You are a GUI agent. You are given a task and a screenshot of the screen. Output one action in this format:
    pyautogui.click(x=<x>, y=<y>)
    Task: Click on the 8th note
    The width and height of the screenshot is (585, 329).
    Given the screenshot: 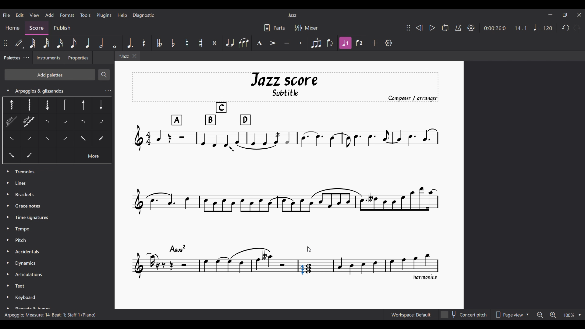 What is the action you would take?
    pyautogui.click(x=73, y=43)
    